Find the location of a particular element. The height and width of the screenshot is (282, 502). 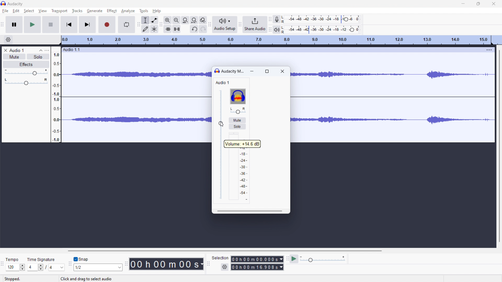

close is located at coordinates (494, 3).